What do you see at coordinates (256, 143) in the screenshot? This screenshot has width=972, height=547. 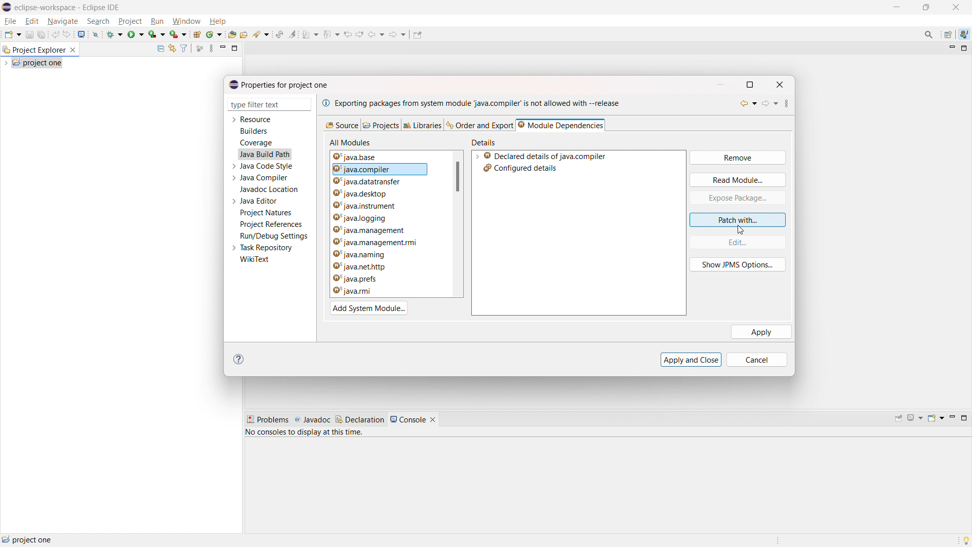 I see `coverage` at bounding box center [256, 143].